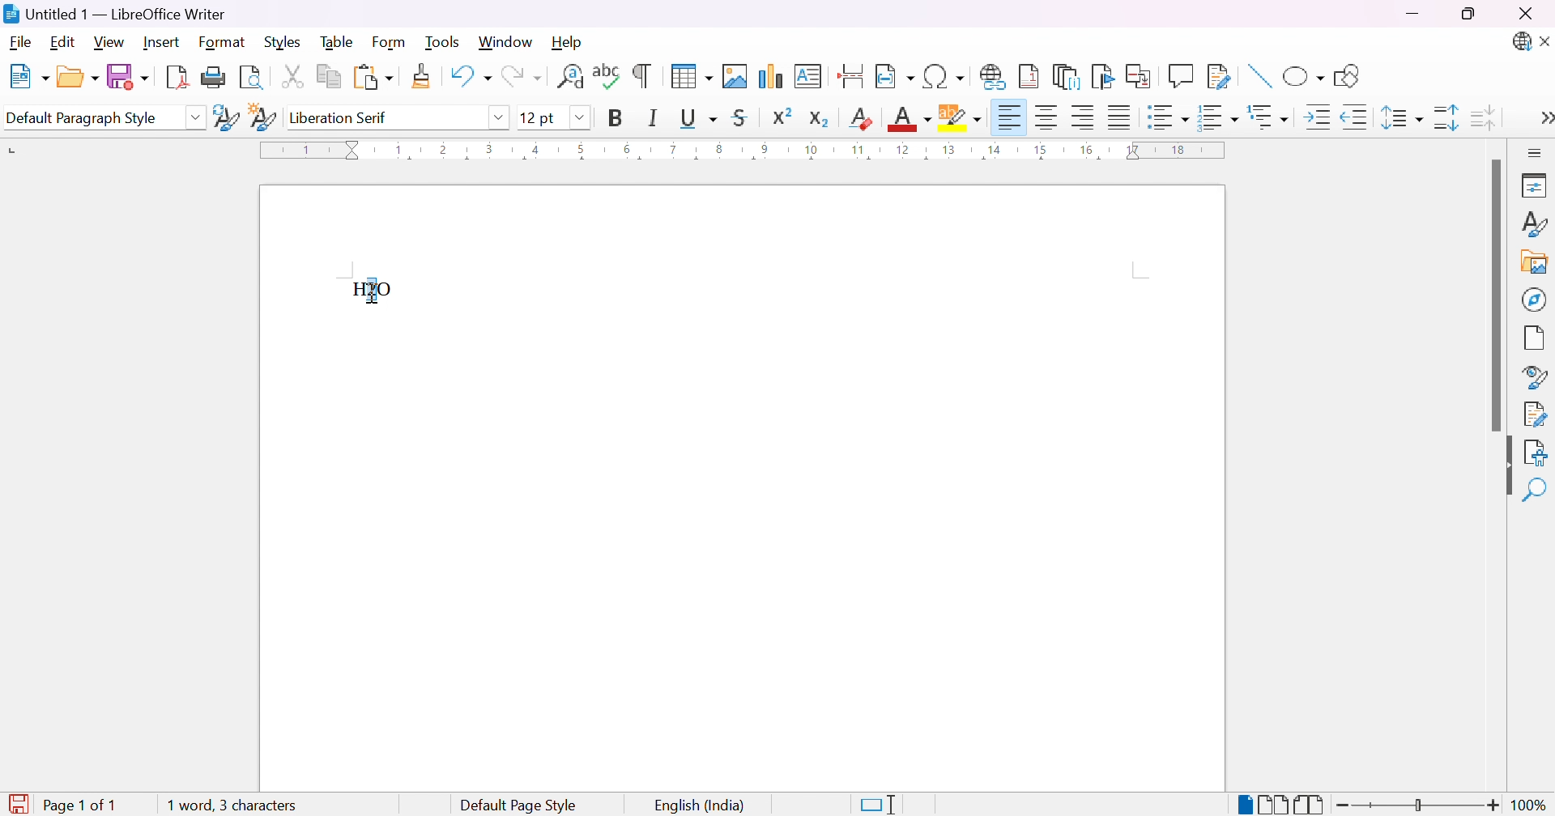 Image resolution: width=1555 pixels, height=816 pixels. What do you see at coordinates (773, 78) in the screenshot?
I see `Insert chart` at bounding box center [773, 78].